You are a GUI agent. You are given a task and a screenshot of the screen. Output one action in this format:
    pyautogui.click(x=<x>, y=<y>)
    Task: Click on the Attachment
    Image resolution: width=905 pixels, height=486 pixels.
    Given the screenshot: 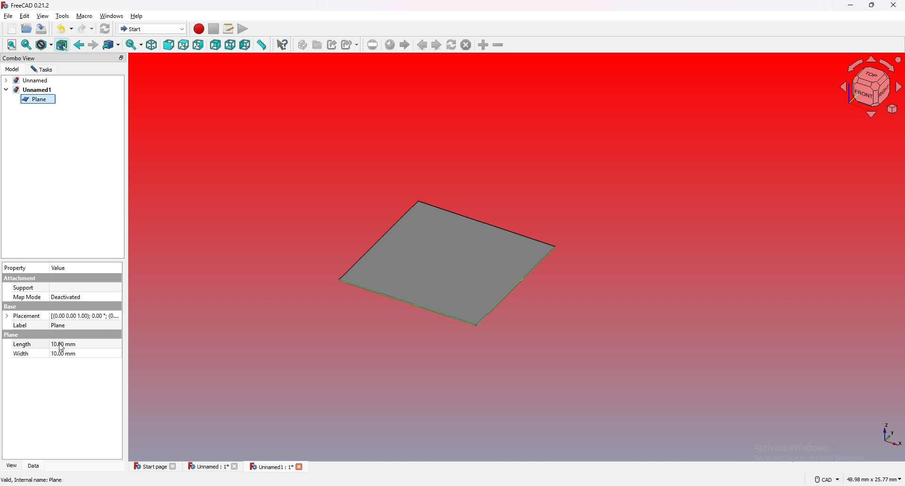 What is the action you would take?
    pyautogui.click(x=22, y=278)
    